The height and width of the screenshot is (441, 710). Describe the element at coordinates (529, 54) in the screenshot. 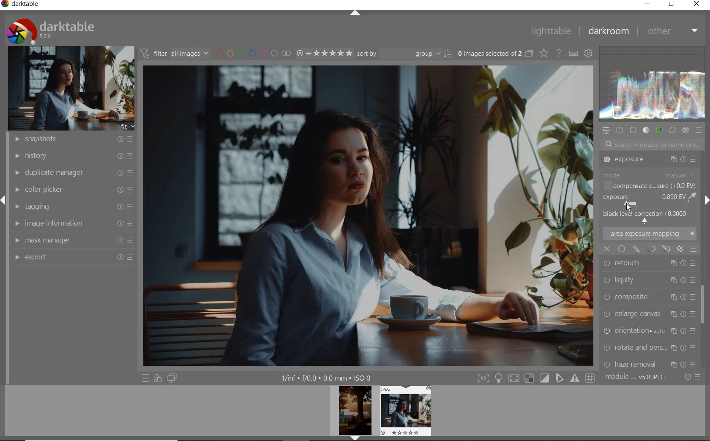

I see `COLLAPSE GROUPED IMAGE` at that location.